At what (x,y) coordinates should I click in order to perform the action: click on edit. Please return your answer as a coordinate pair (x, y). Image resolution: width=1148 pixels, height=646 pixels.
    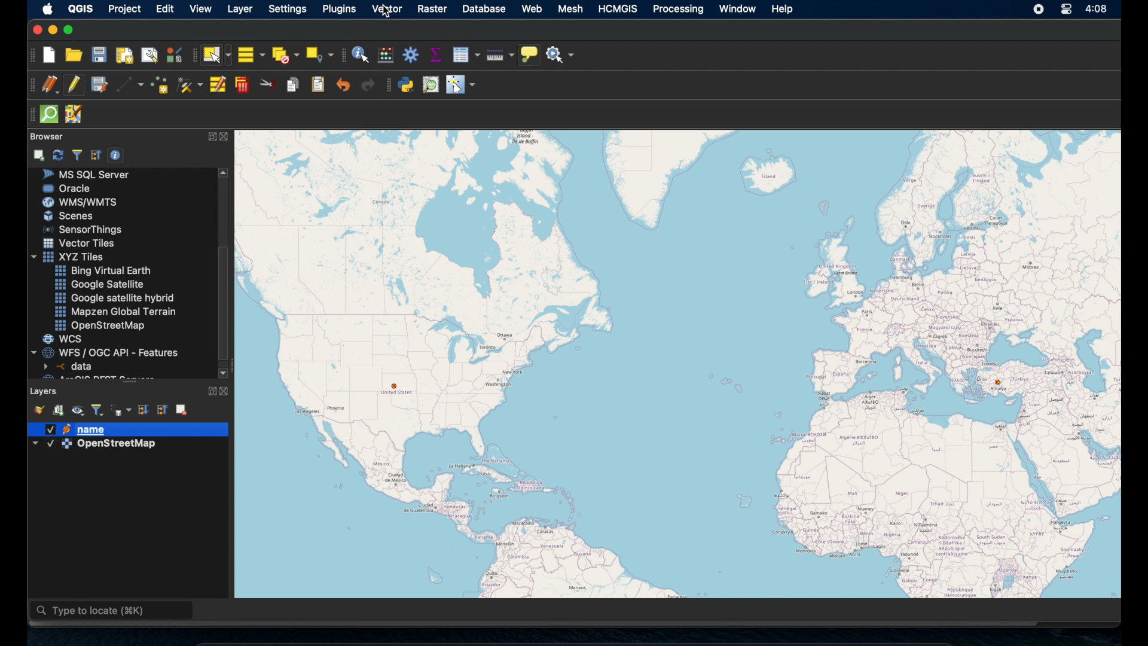
    Looking at the image, I should click on (167, 9).